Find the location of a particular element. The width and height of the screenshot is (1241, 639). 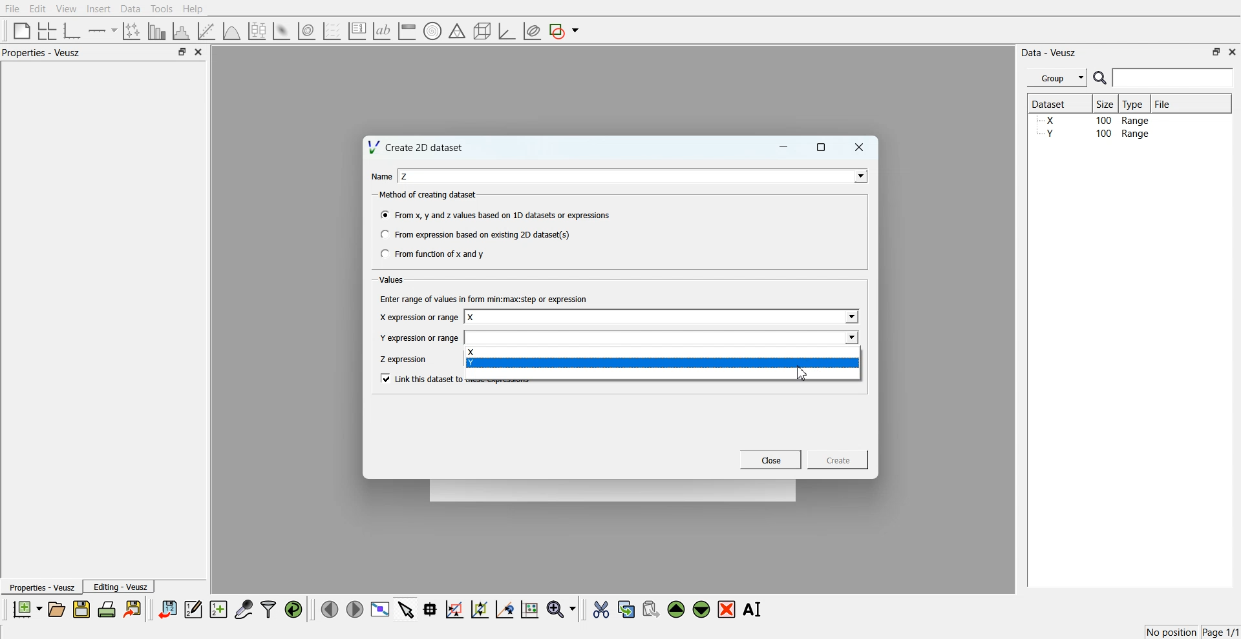

Close is located at coordinates (860, 147).